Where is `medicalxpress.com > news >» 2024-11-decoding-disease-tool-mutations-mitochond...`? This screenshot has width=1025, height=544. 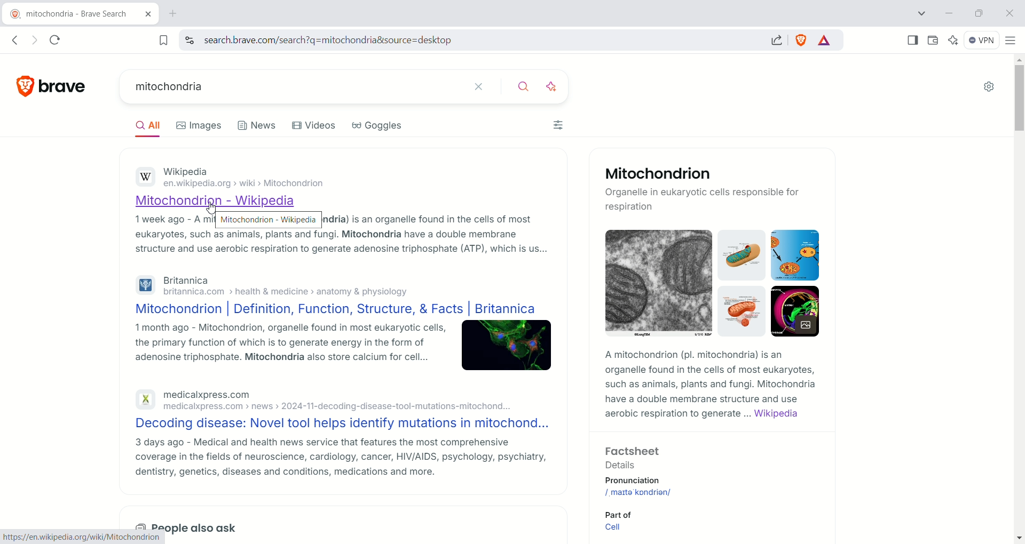 medicalxpress.com > news >» 2024-11-decoding-disease-tool-mutations-mitochond... is located at coordinates (338, 406).